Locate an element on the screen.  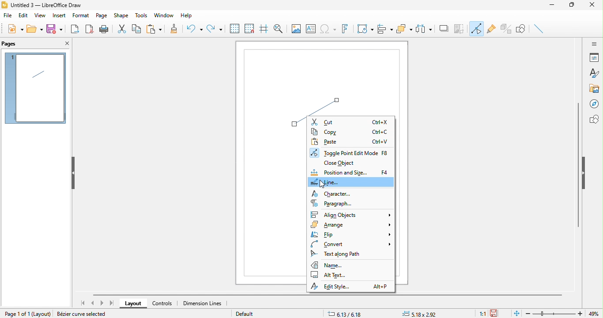
layout is located at coordinates (41, 314).